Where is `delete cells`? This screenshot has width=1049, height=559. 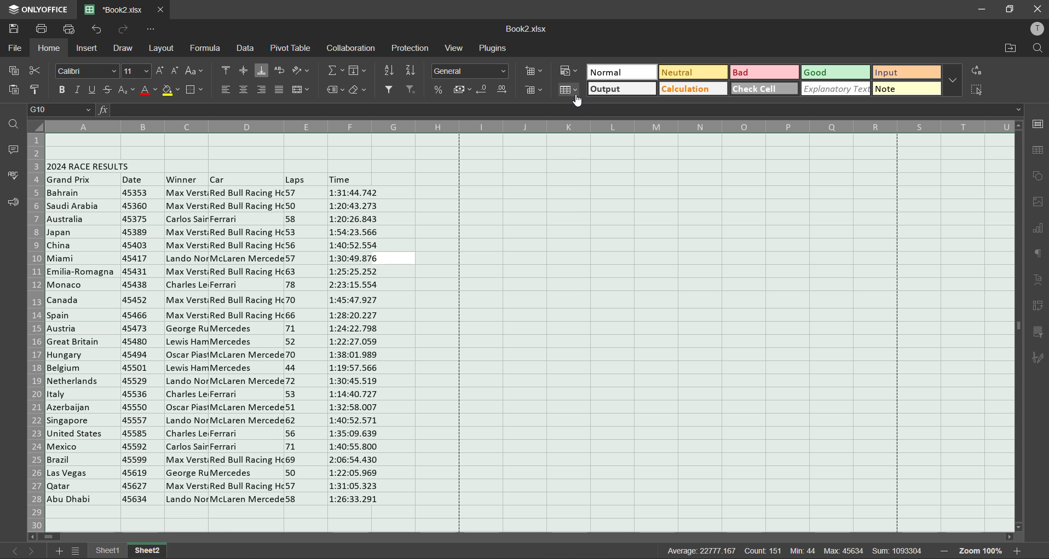
delete cells is located at coordinates (534, 90).